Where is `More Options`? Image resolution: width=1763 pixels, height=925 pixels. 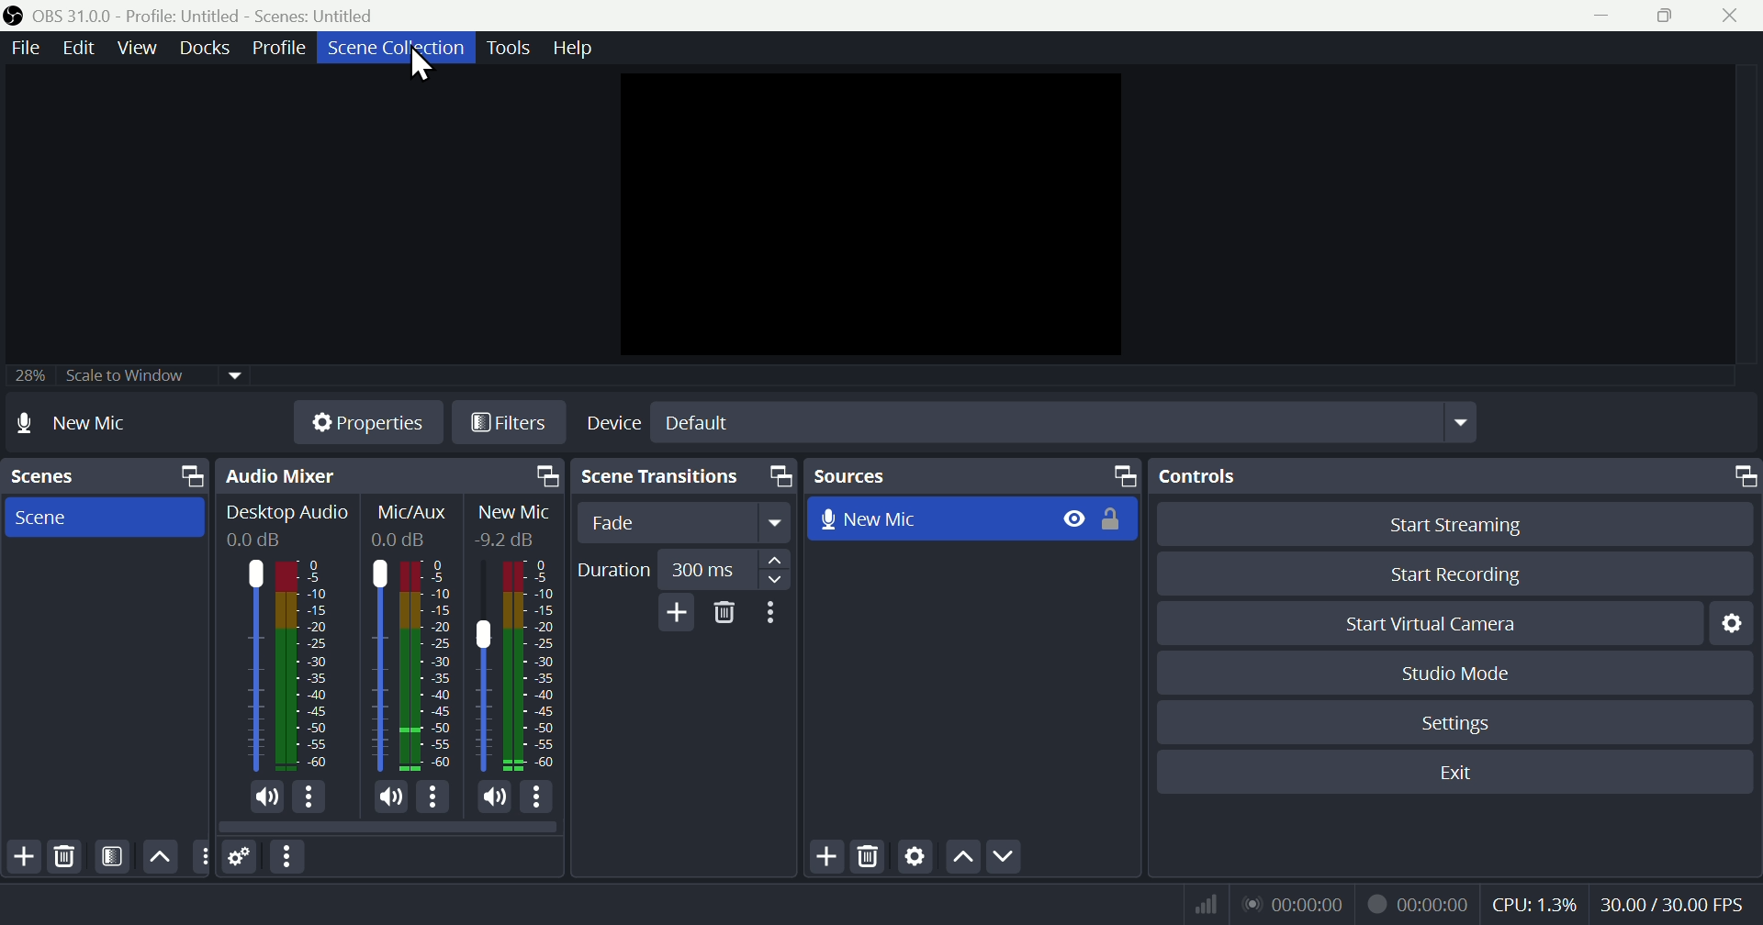 More Options is located at coordinates (311, 797).